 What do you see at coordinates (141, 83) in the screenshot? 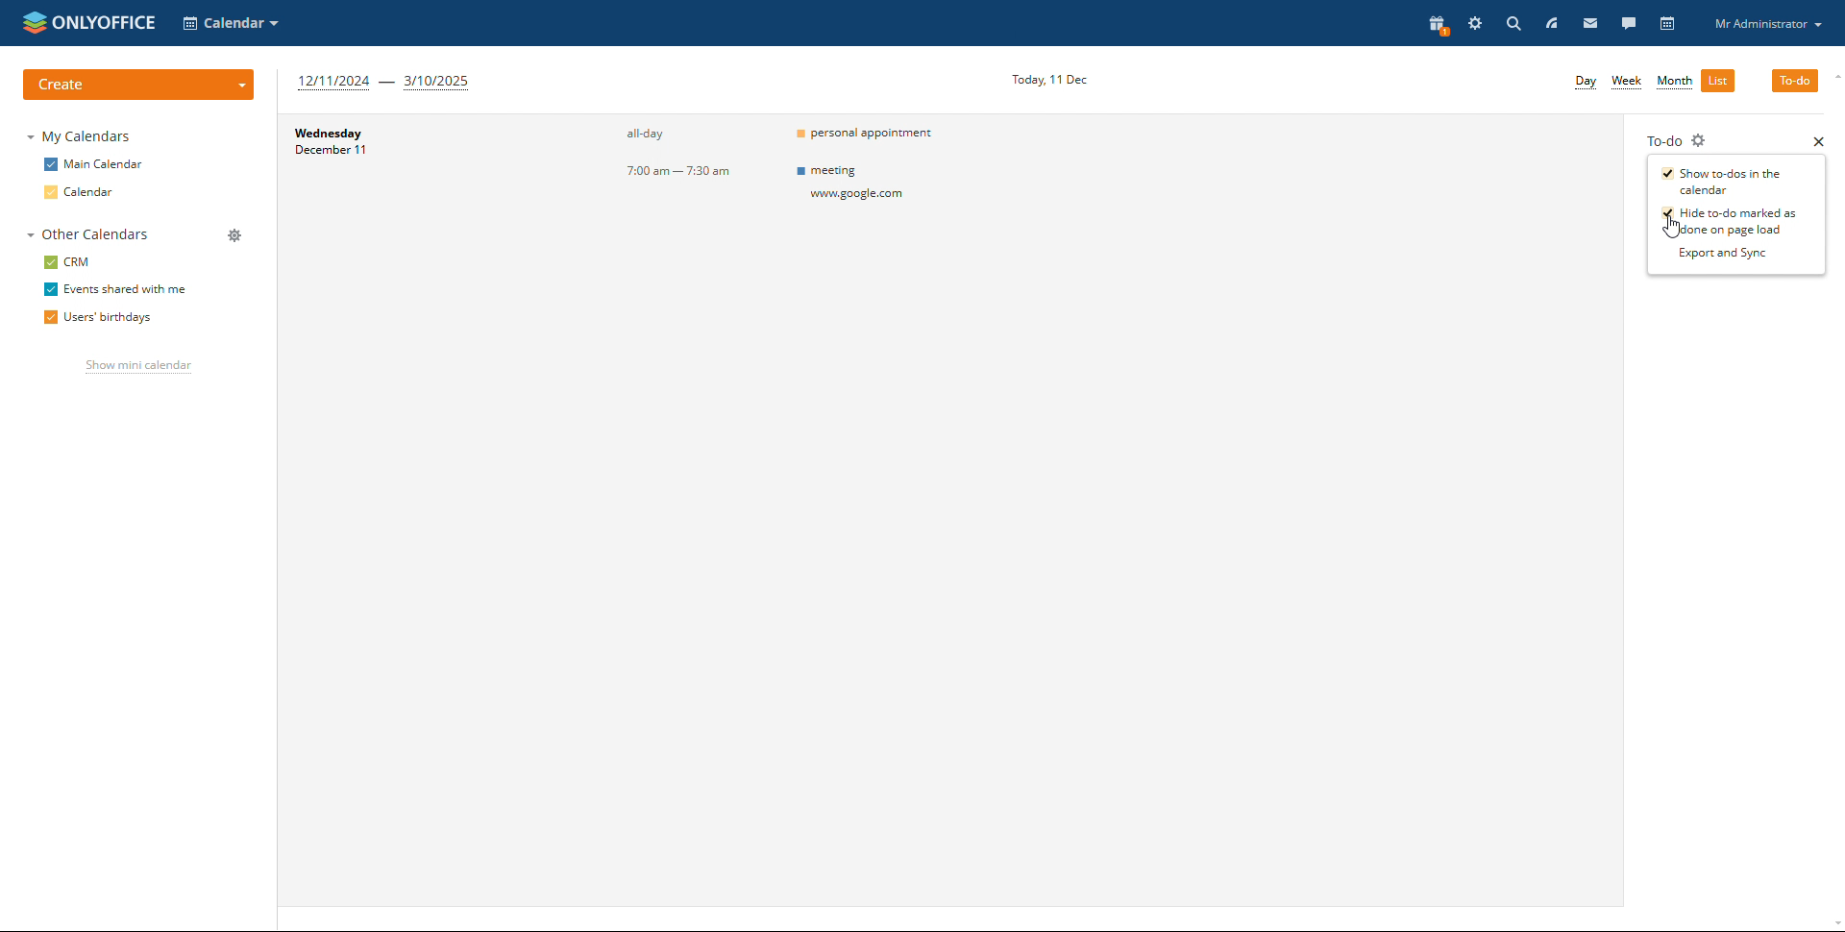
I see `create` at bounding box center [141, 83].